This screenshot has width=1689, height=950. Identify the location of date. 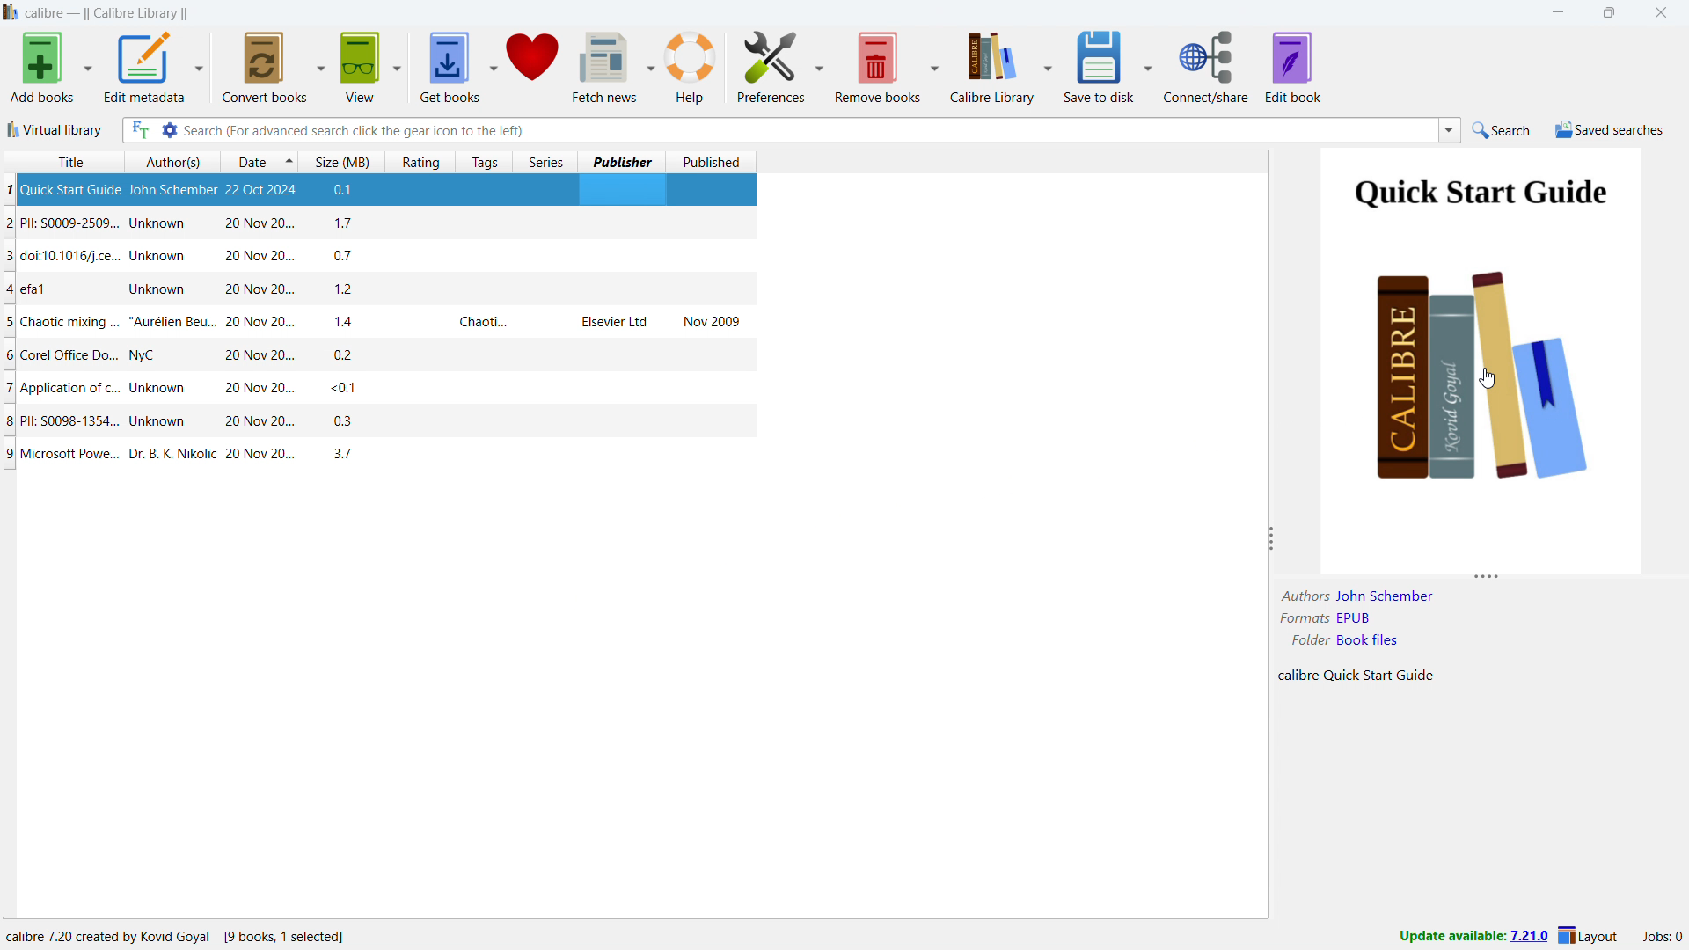
(248, 161).